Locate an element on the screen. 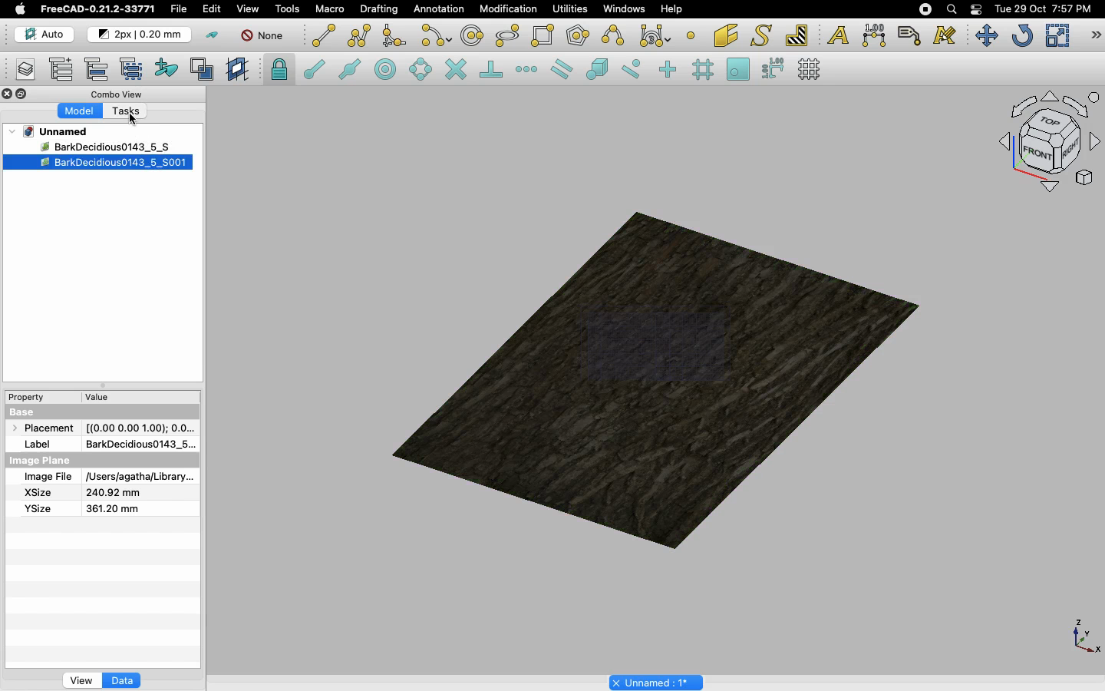 The width and height of the screenshot is (1105, 691). View is located at coordinates (248, 8).